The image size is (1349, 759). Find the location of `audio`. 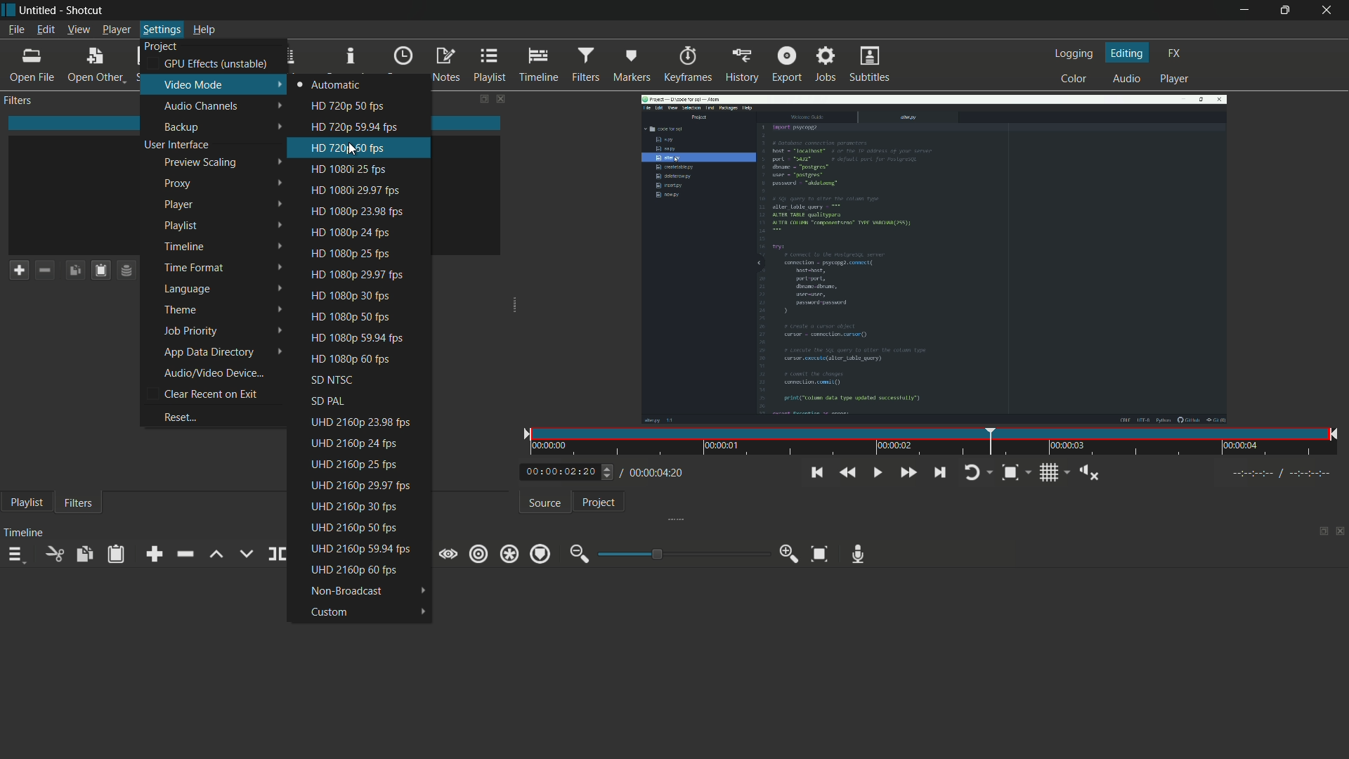

audio is located at coordinates (1128, 79).